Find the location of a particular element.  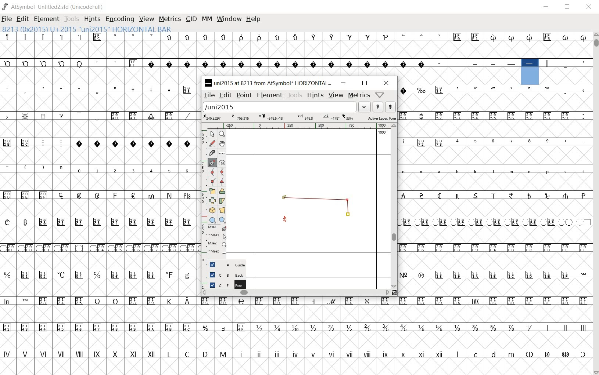

ENCODING is located at coordinates (120, 19).